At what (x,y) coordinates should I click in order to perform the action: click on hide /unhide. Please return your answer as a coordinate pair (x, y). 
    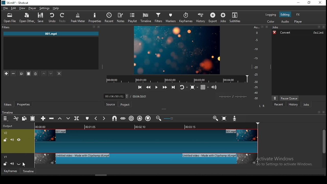
    Looking at the image, I should click on (19, 163).